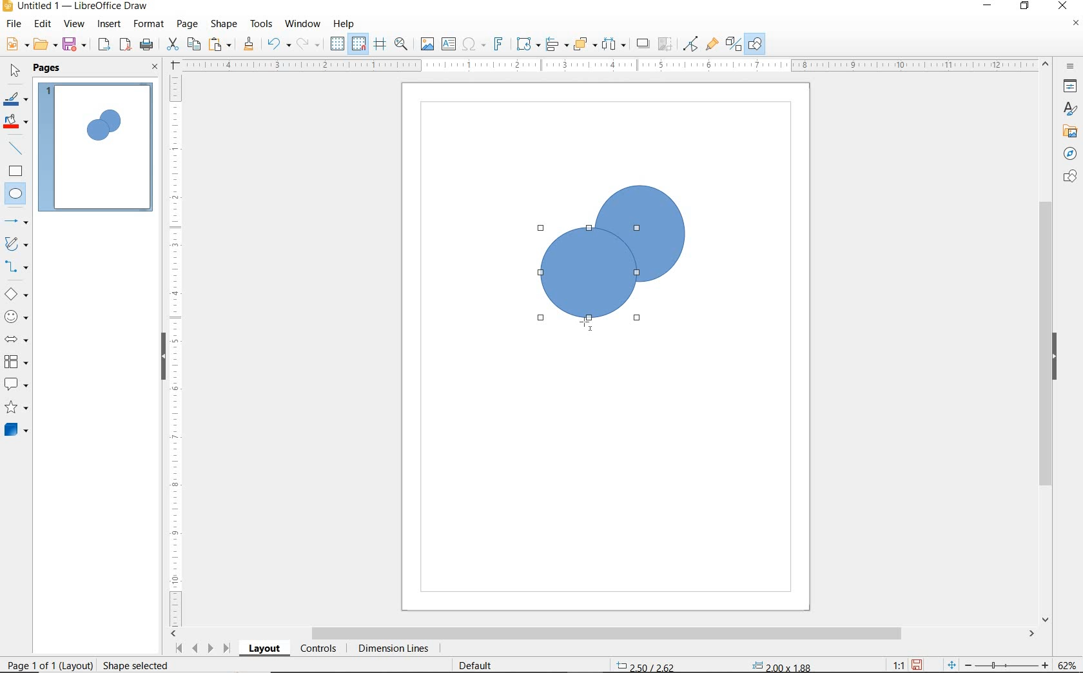 This screenshot has height=673, width=1083. Describe the element at coordinates (358, 44) in the screenshot. I see `SNAP TO GRID` at that location.